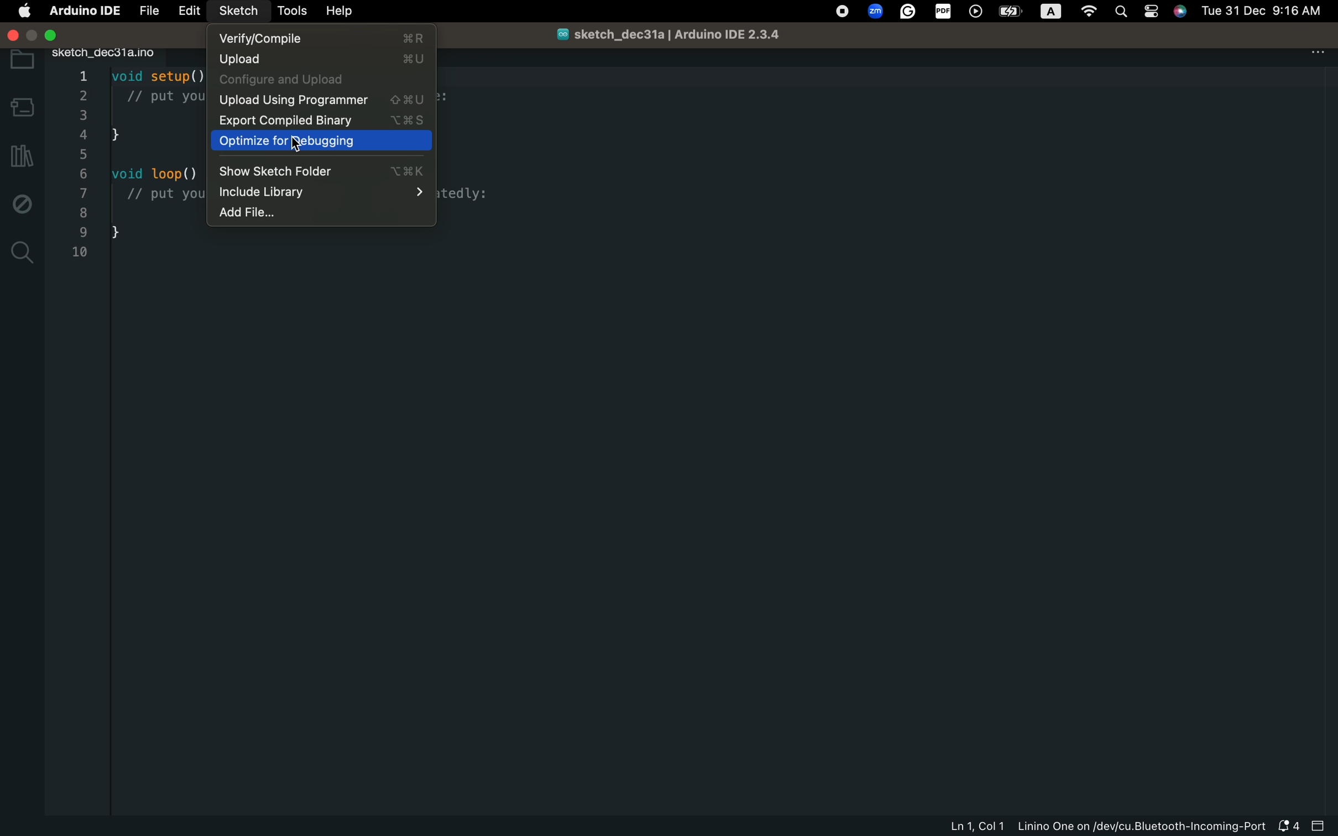  Describe the element at coordinates (19, 201) in the screenshot. I see `debug` at that location.